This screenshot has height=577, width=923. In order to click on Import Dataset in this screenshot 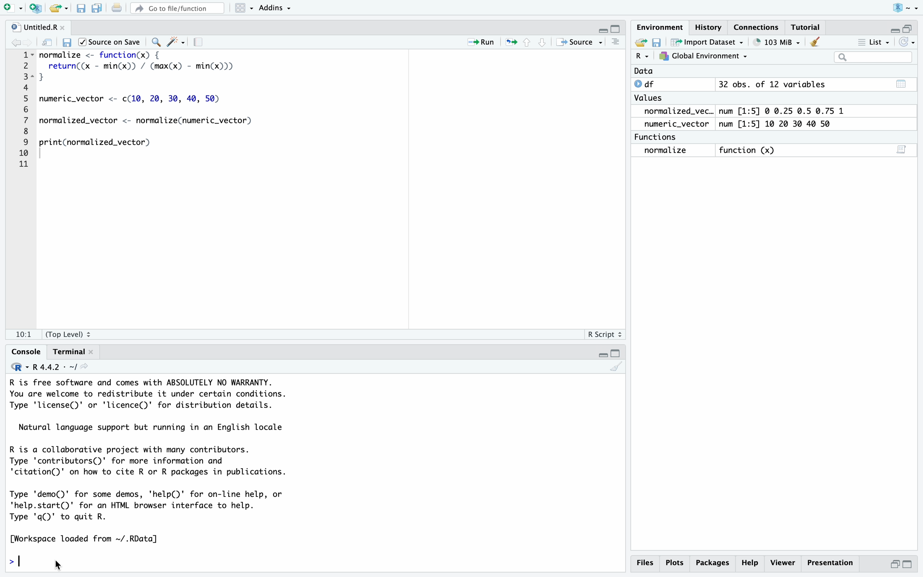, I will do `click(706, 42)`.